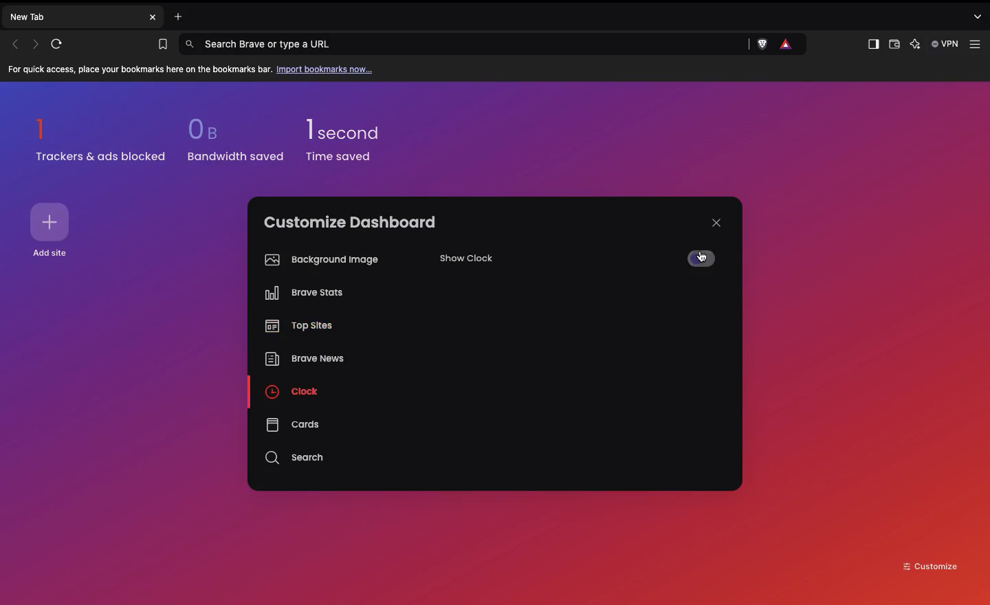  I want to click on Sidebar, so click(872, 45).